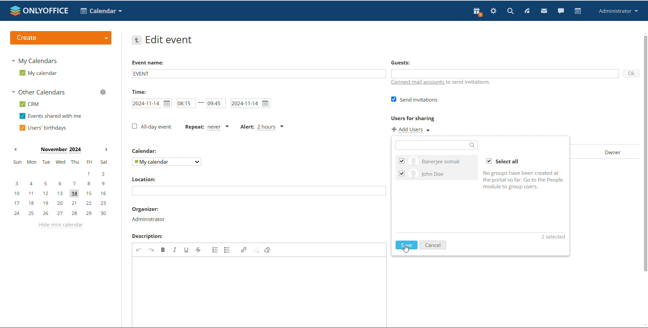 The width and height of the screenshot is (648, 328). I want to click on set start date, so click(152, 103).